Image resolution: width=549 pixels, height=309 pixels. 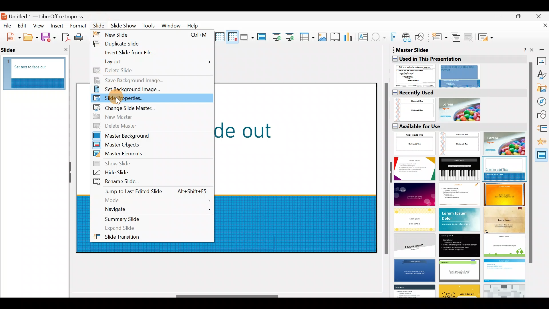 I want to click on Rename slide, so click(x=152, y=183).